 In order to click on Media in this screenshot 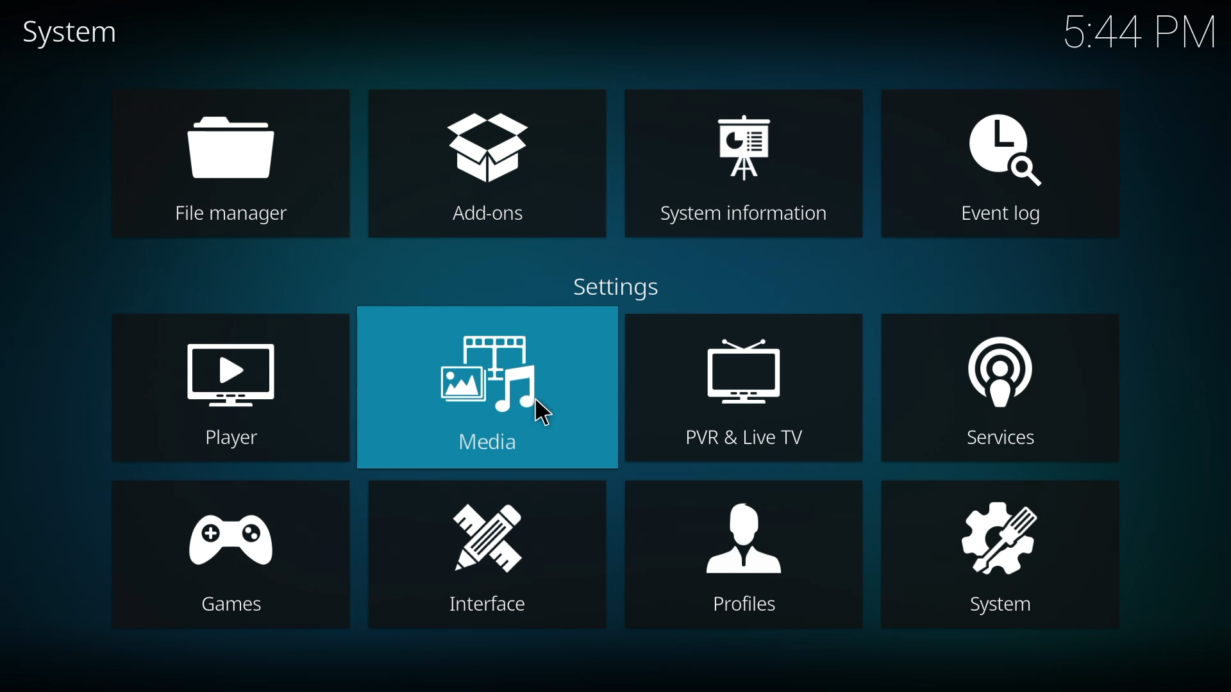, I will do `click(492, 445)`.